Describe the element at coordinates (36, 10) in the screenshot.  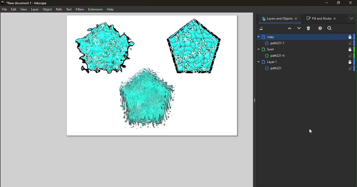
I see `Layer` at that location.